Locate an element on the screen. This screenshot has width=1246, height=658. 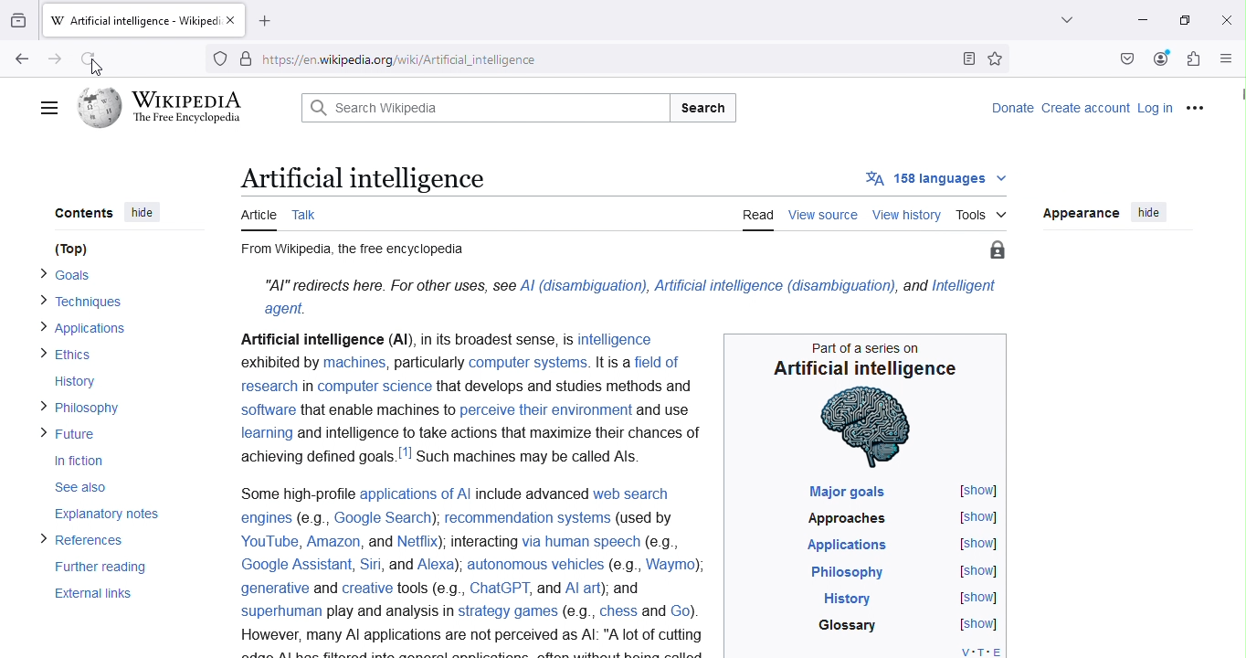
(Top) is located at coordinates (72, 249).